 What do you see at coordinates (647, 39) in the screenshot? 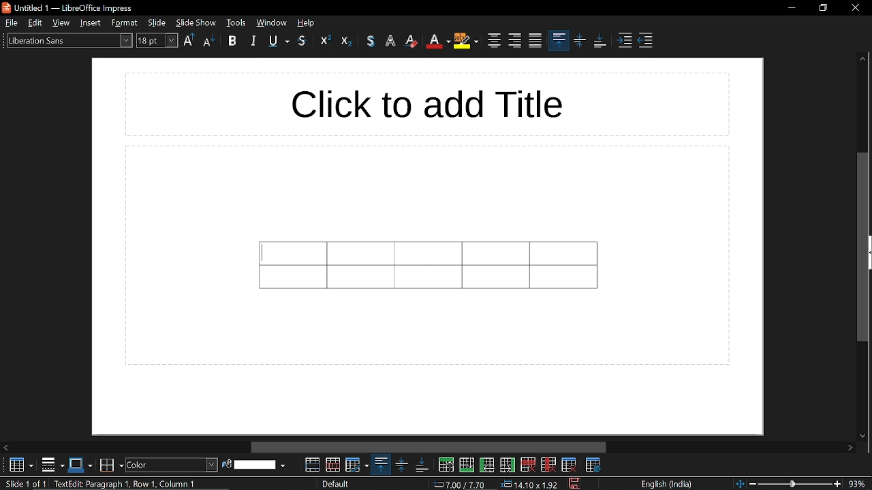
I see `decrease indent` at bounding box center [647, 39].